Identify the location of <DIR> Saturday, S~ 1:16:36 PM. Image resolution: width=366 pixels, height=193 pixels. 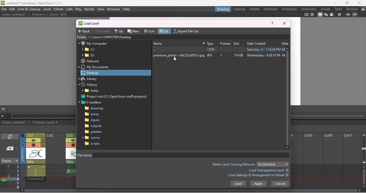
(217, 49).